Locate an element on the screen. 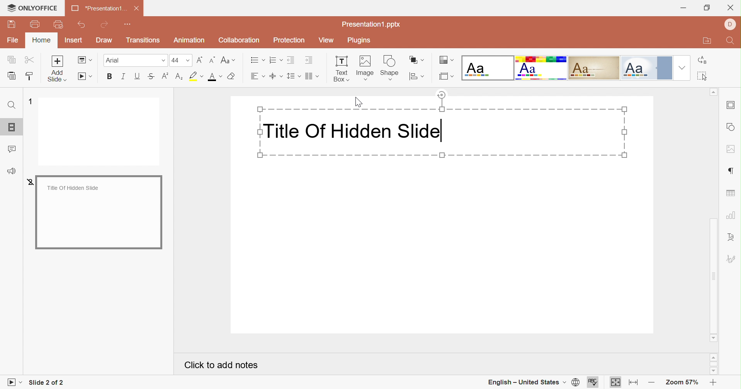  Highlight color is located at coordinates (197, 75).